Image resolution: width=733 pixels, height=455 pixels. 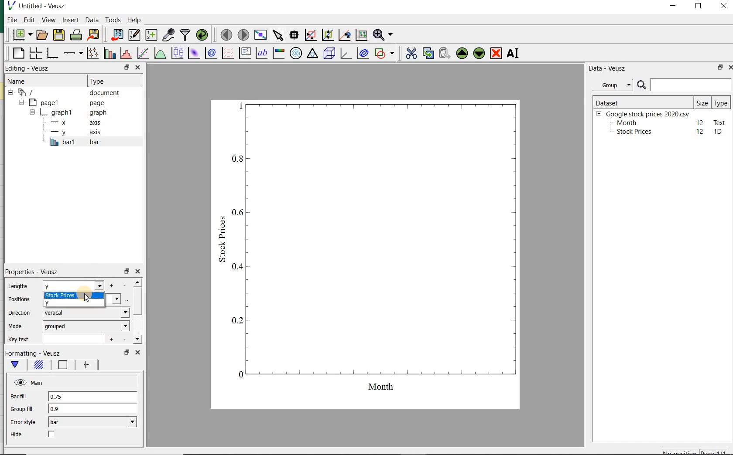 I want to click on x axis, so click(x=72, y=123).